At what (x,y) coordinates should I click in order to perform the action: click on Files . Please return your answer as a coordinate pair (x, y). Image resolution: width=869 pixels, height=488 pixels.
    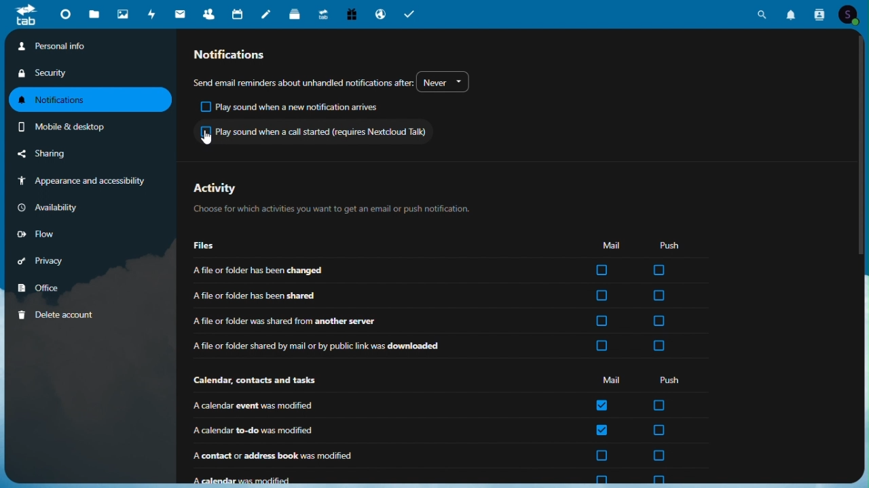
    Looking at the image, I should click on (208, 246).